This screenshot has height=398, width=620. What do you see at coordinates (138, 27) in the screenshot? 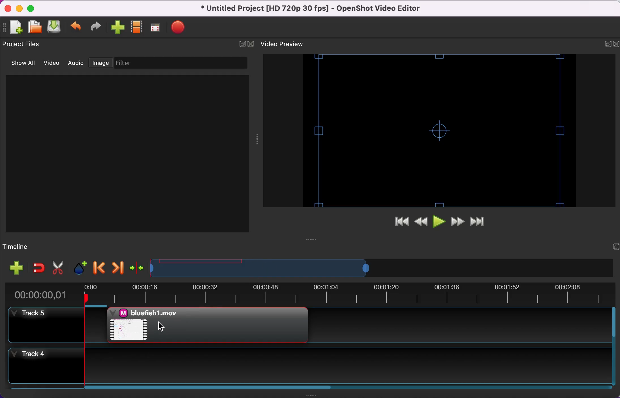
I see `choose profile` at bounding box center [138, 27].